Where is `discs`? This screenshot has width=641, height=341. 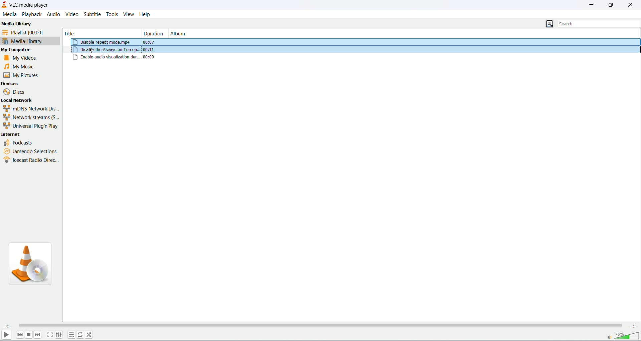
discs is located at coordinates (15, 91).